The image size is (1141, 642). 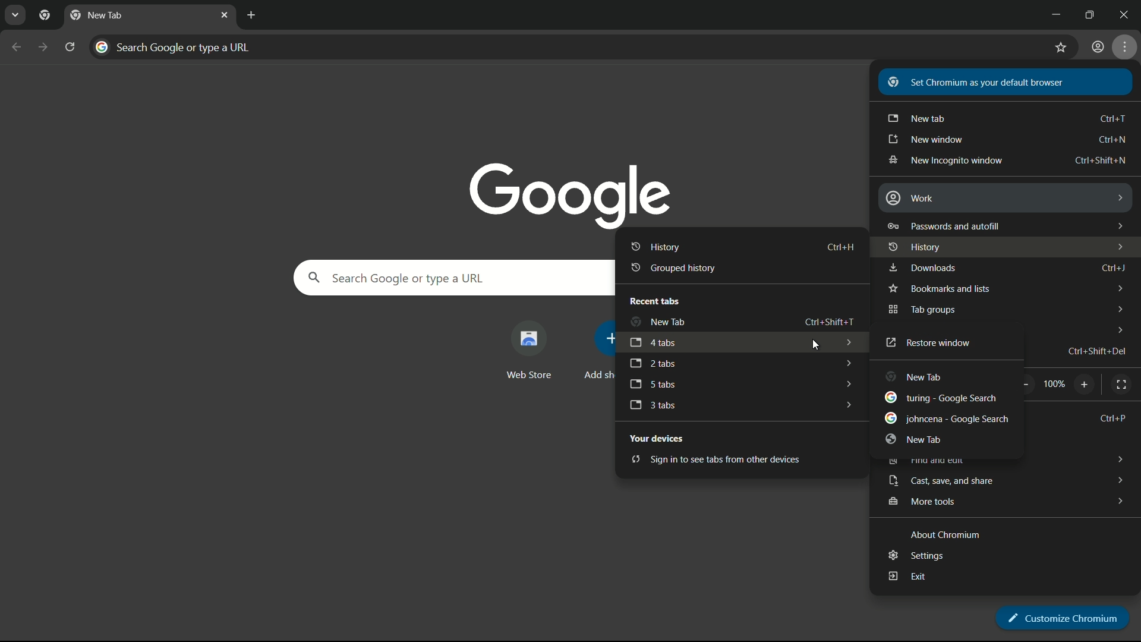 What do you see at coordinates (653, 301) in the screenshot?
I see `recent tabs` at bounding box center [653, 301].